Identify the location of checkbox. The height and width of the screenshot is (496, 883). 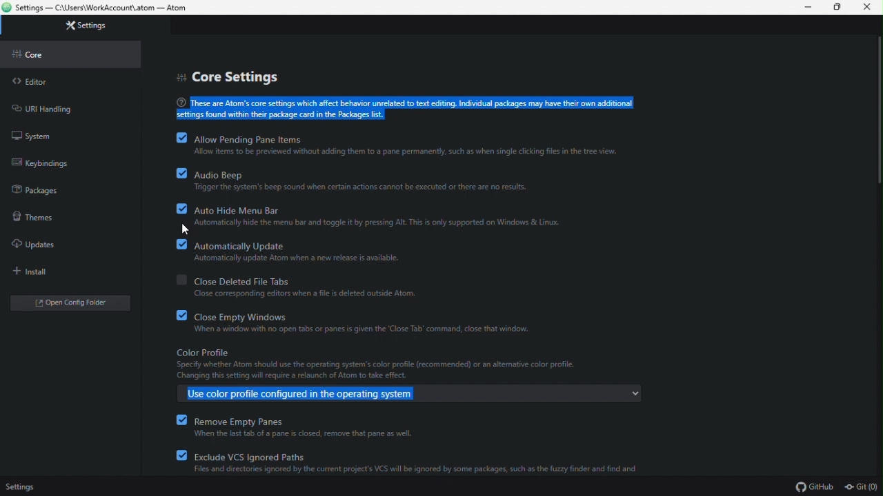
(178, 422).